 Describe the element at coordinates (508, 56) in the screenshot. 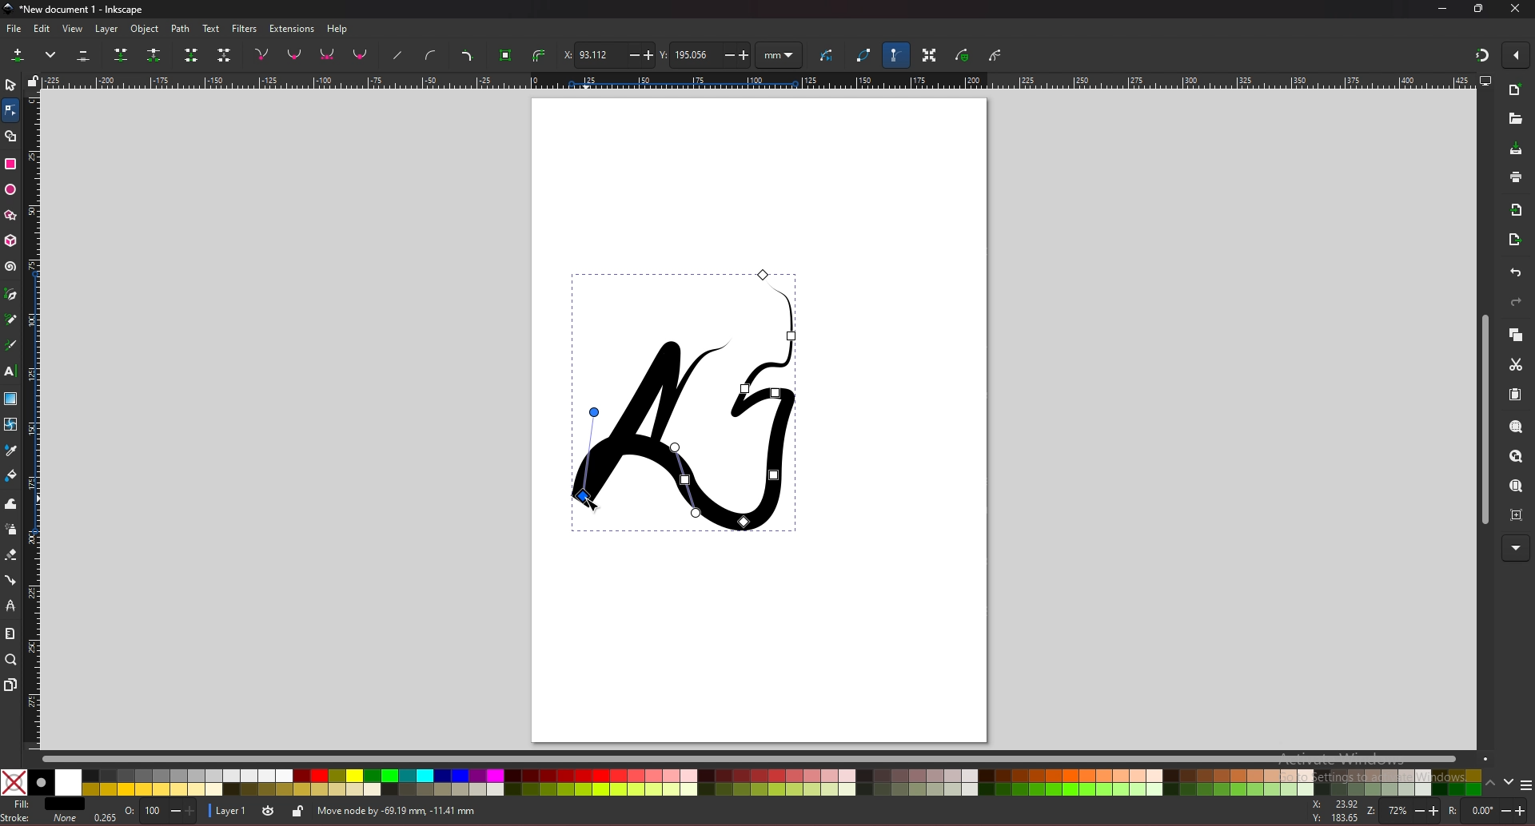

I see `object to path` at that location.